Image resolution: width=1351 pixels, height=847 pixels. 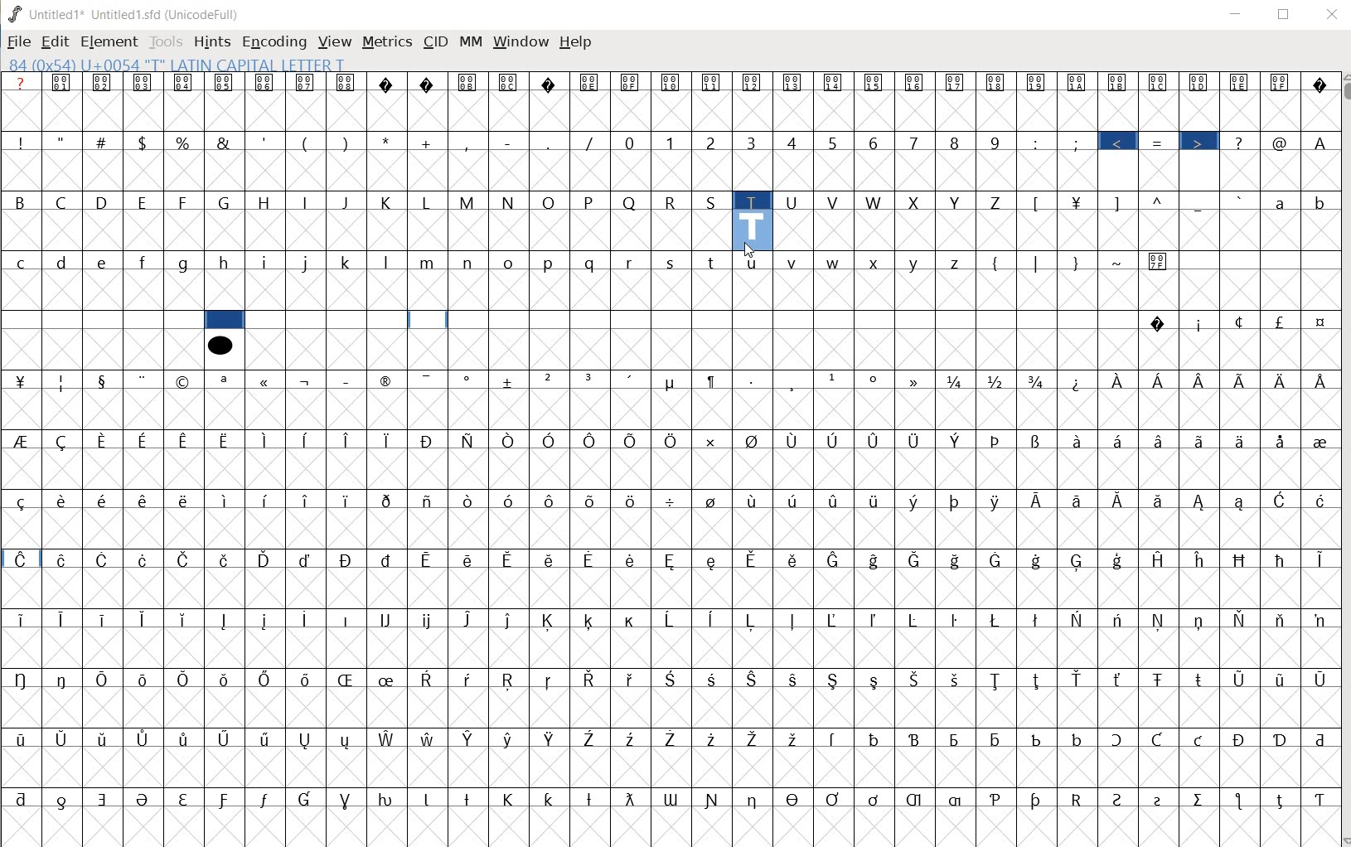 What do you see at coordinates (472, 620) in the screenshot?
I see `Symbol` at bounding box center [472, 620].